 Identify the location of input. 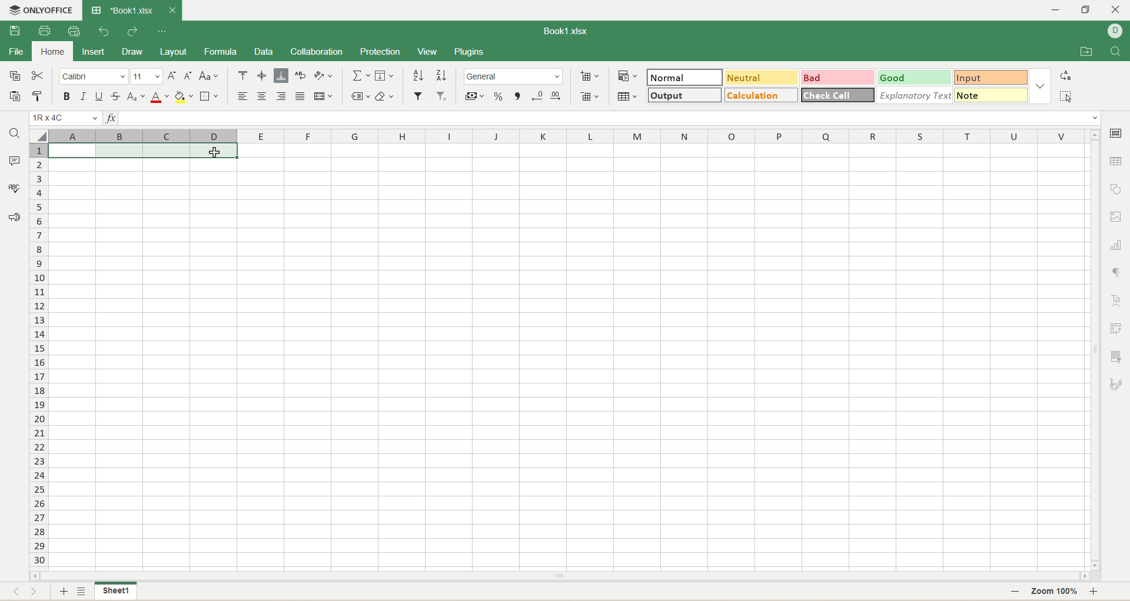
(991, 78).